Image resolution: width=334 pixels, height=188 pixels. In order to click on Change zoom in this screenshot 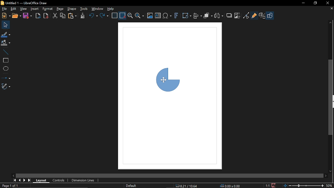, I will do `click(303, 186)`.